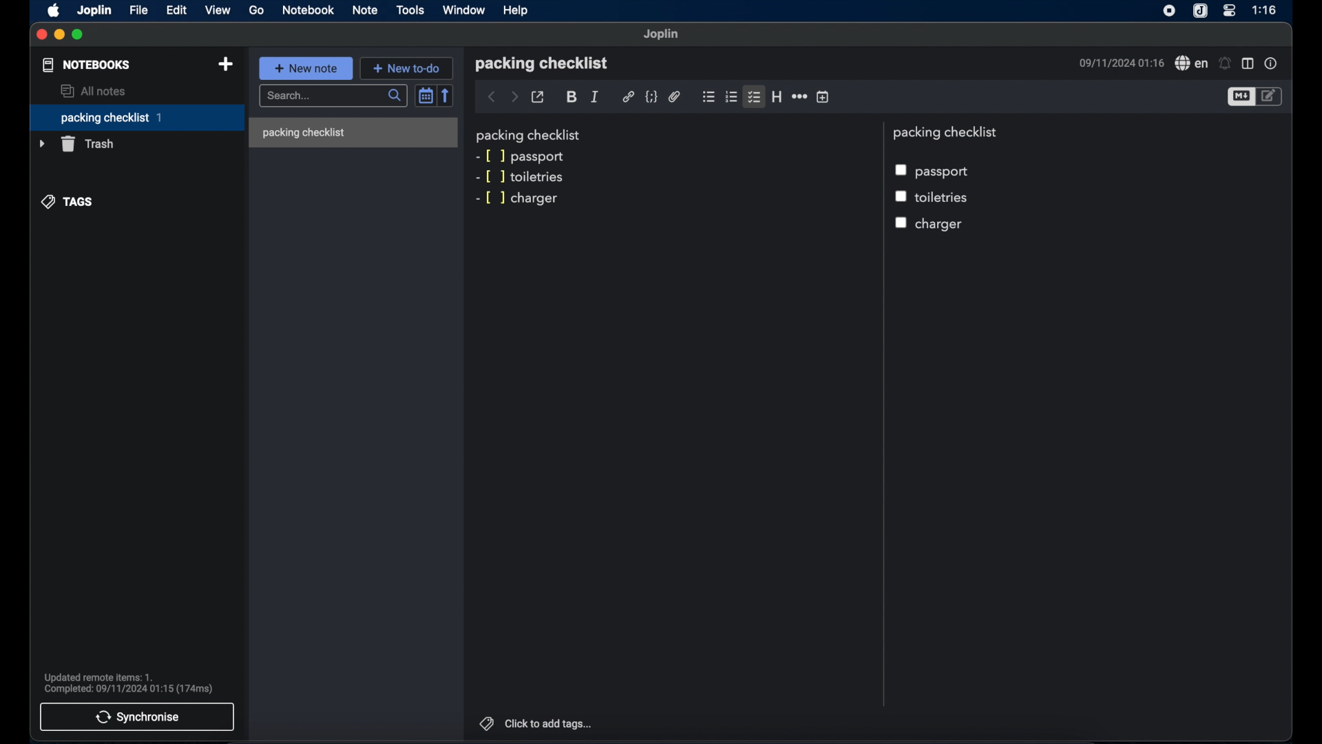 The width and height of the screenshot is (1322, 744). Describe the element at coordinates (516, 10) in the screenshot. I see `help` at that location.